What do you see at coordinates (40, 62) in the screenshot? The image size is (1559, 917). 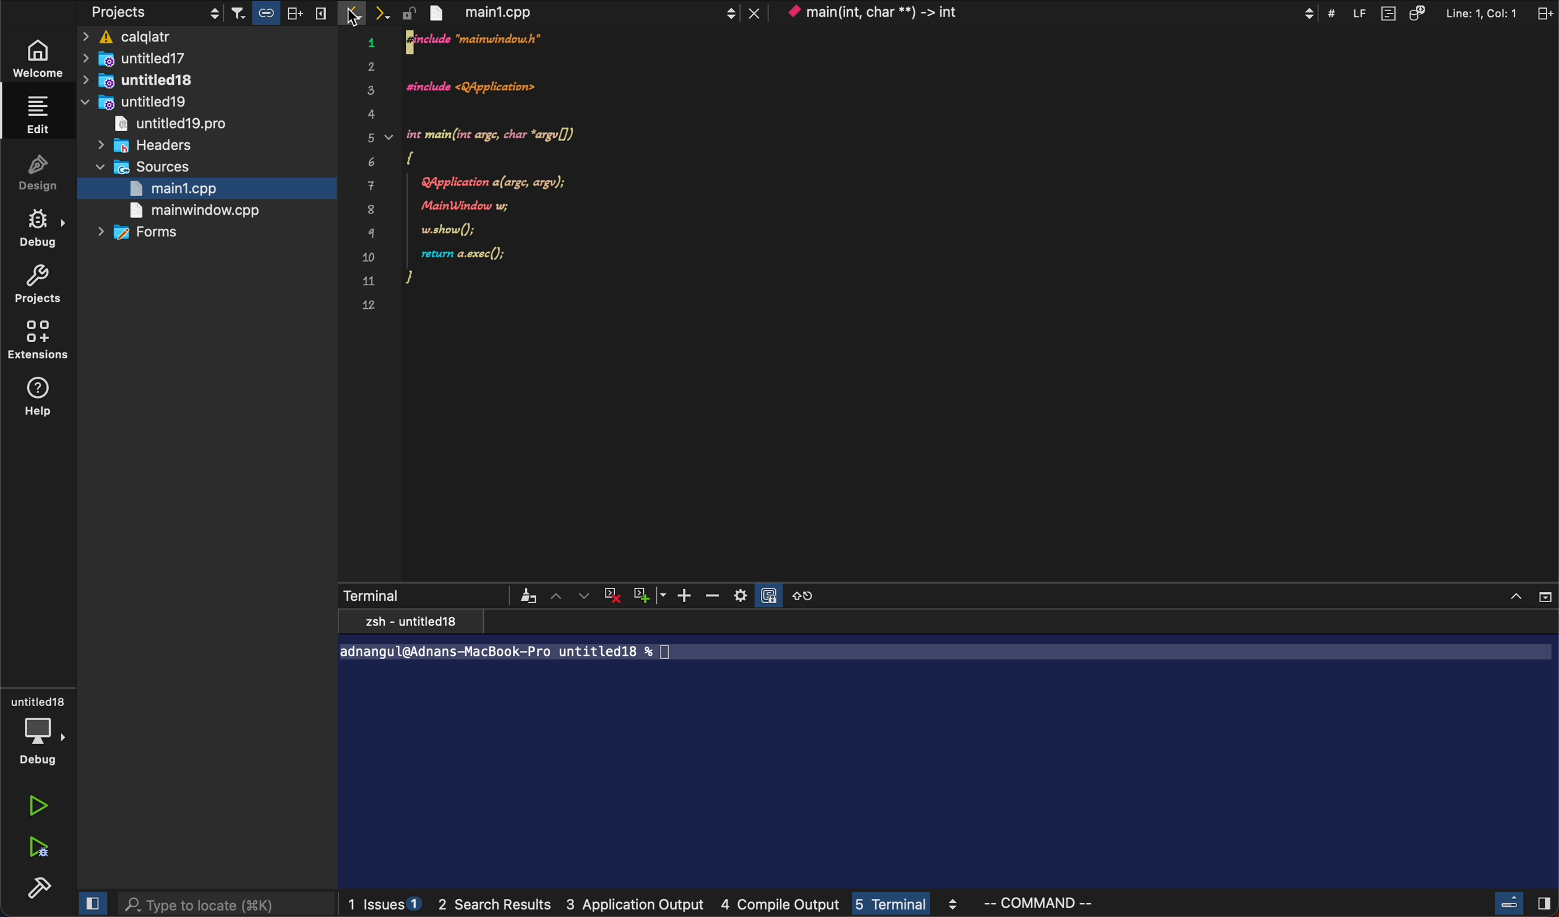 I see `welcome` at bounding box center [40, 62].